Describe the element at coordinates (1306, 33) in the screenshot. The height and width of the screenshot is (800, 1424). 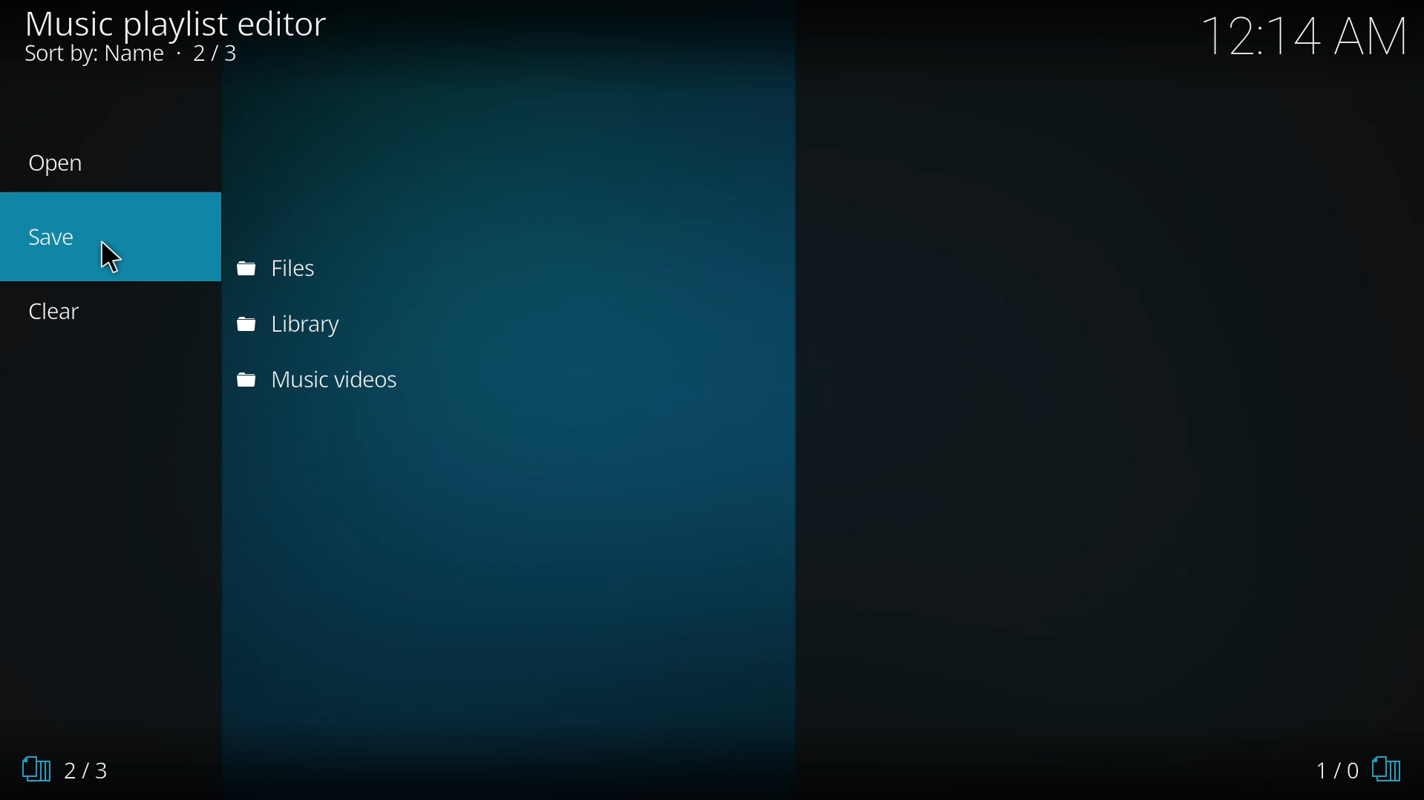
I see `time` at that location.